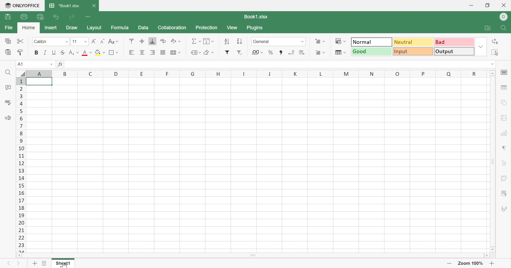 This screenshot has width=511, height=268. Describe the element at coordinates (8, 52) in the screenshot. I see `Paste` at that location.